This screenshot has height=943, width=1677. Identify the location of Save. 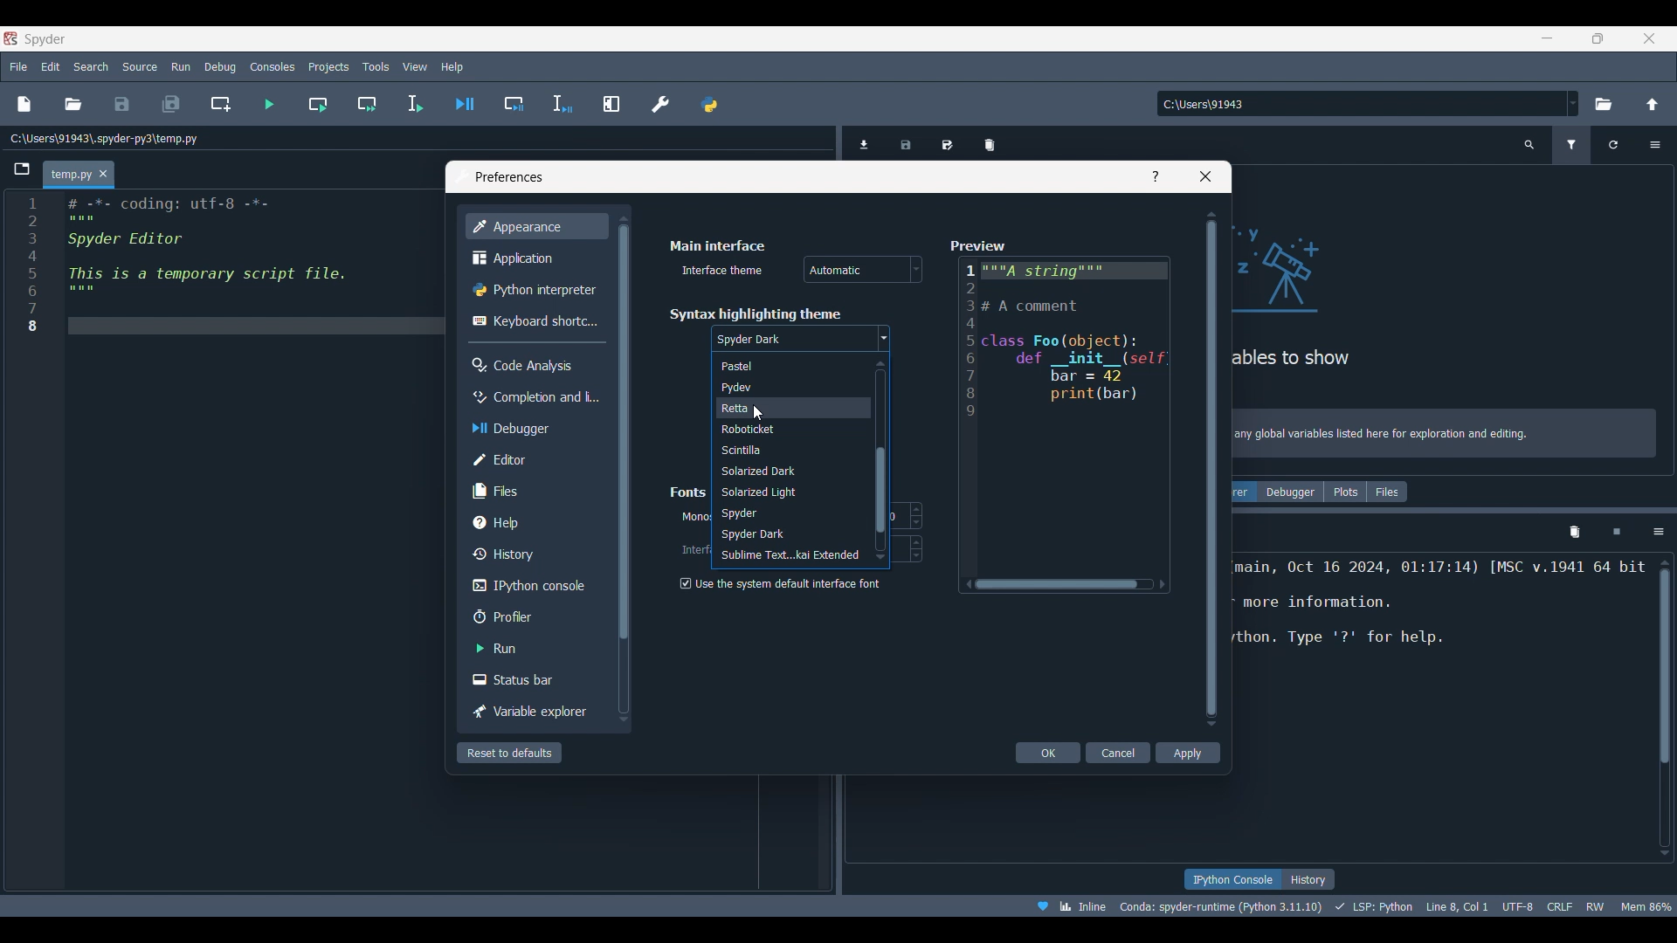
(121, 104).